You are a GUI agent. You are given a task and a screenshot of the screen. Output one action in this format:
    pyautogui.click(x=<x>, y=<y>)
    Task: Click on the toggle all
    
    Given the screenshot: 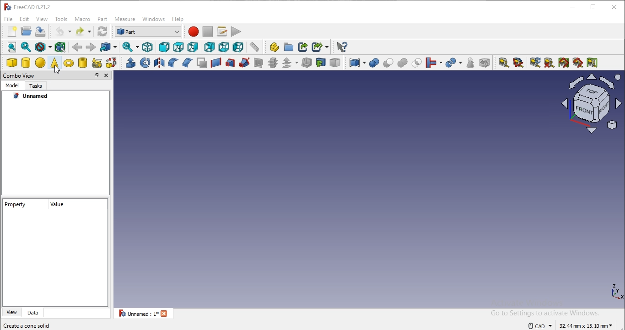 What is the action you would take?
    pyautogui.click(x=564, y=62)
    